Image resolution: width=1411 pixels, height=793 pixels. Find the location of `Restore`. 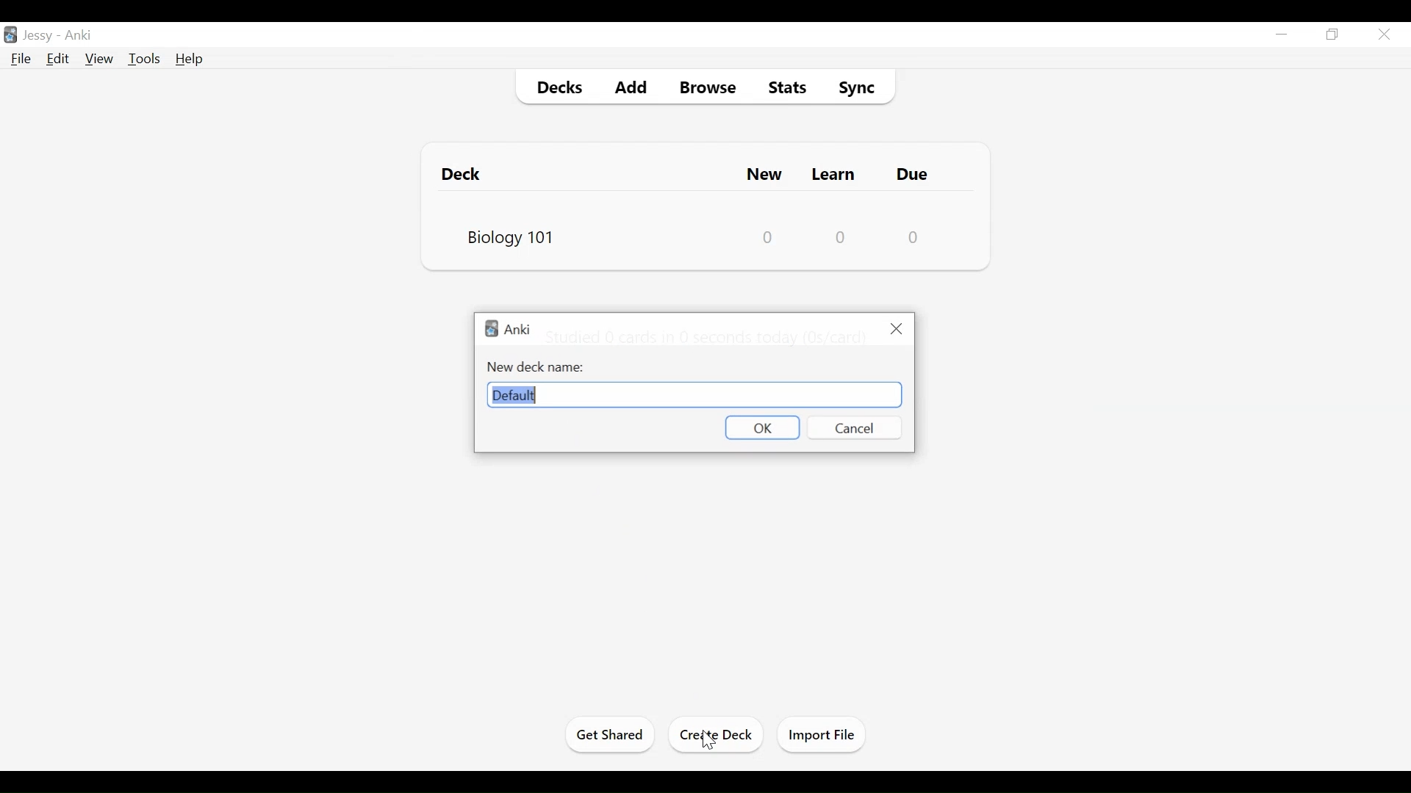

Restore is located at coordinates (1332, 34).